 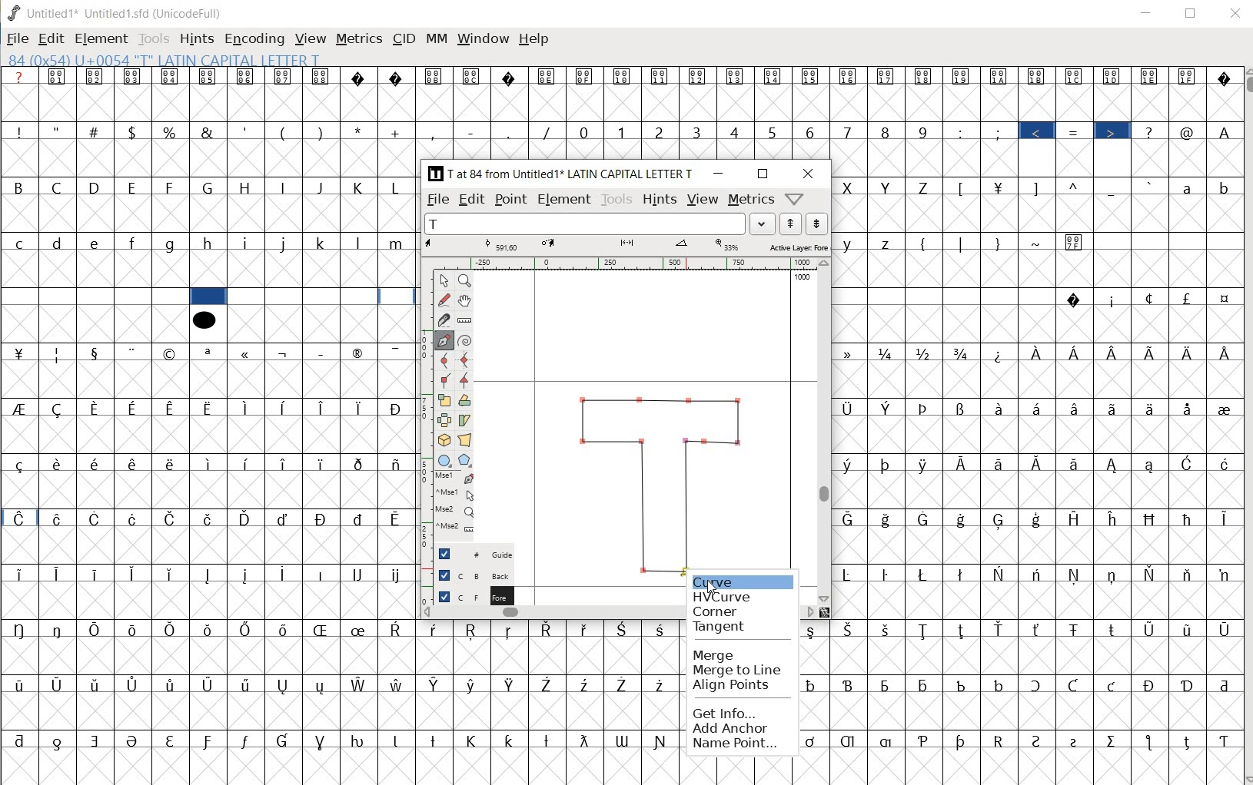 What do you see at coordinates (1040, 187) in the screenshot?
I see `]` at bounding box center [1040, 187].